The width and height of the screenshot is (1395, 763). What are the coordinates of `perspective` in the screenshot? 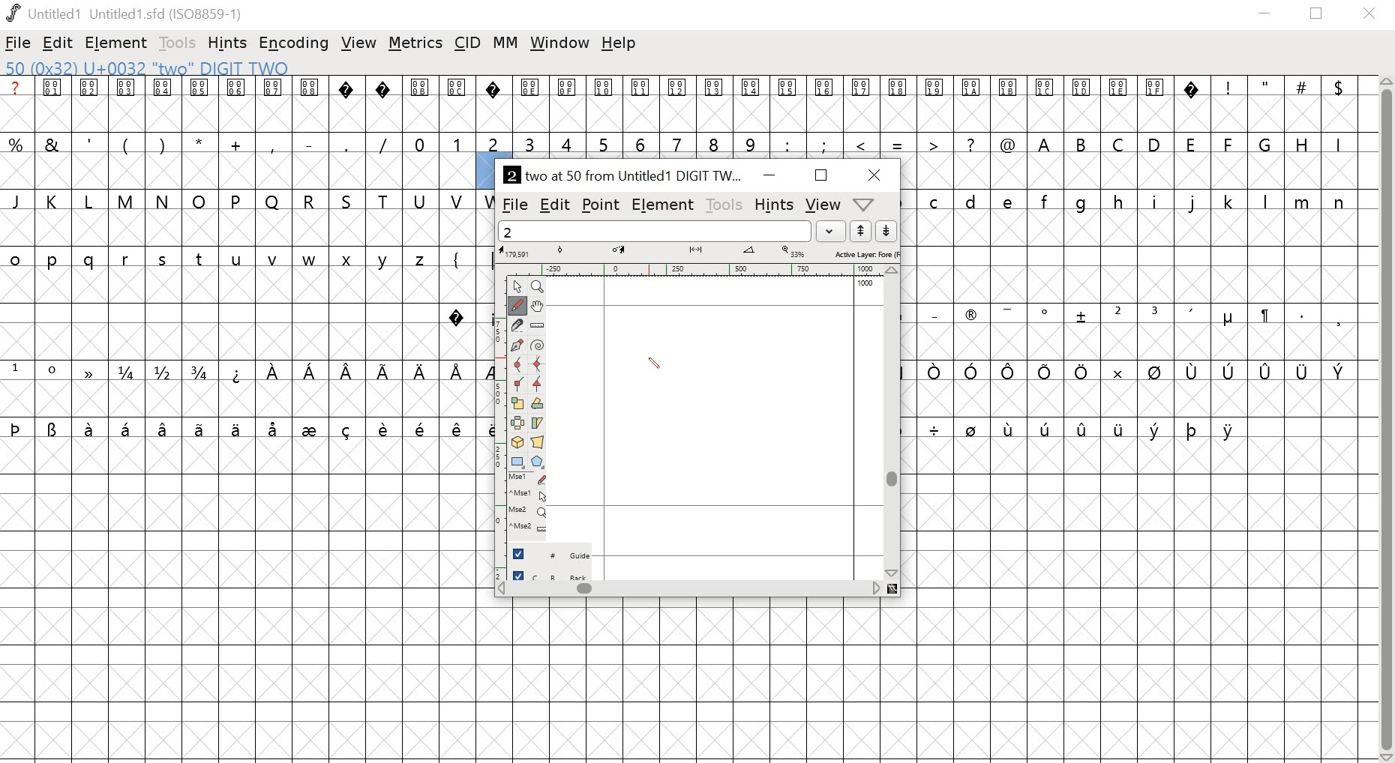 It's located at (538, 444).